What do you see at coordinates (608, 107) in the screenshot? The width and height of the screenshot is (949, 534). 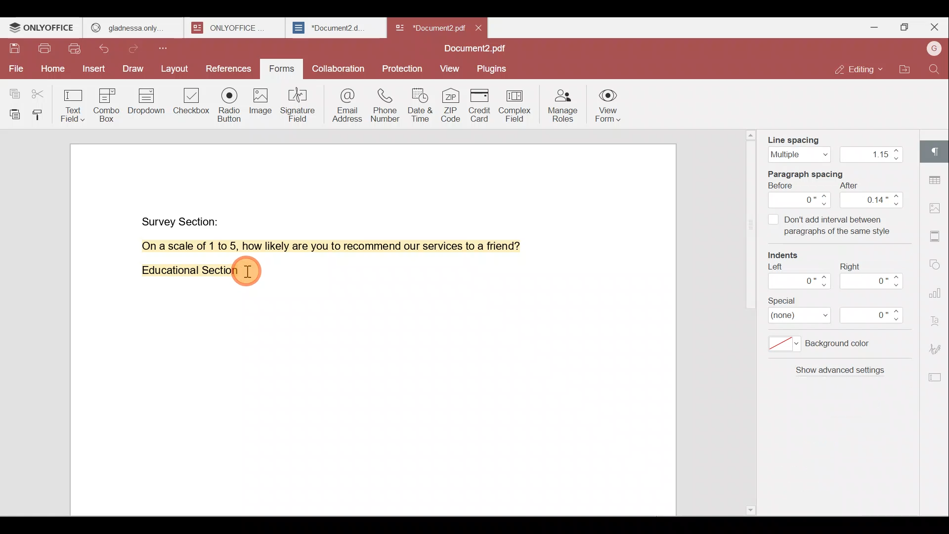 I see `View form` at bounding box center [608, 107].